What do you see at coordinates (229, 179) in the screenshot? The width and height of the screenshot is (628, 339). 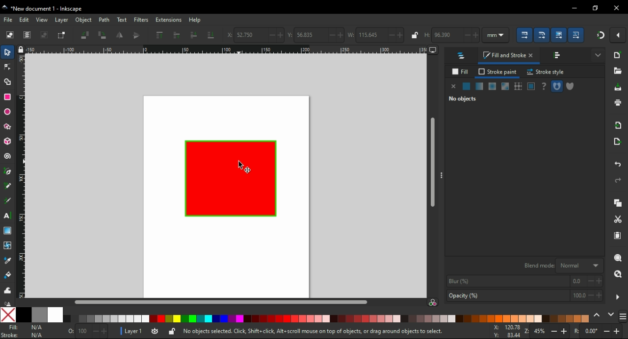 I see `shape` at bounding box center [229, 179].